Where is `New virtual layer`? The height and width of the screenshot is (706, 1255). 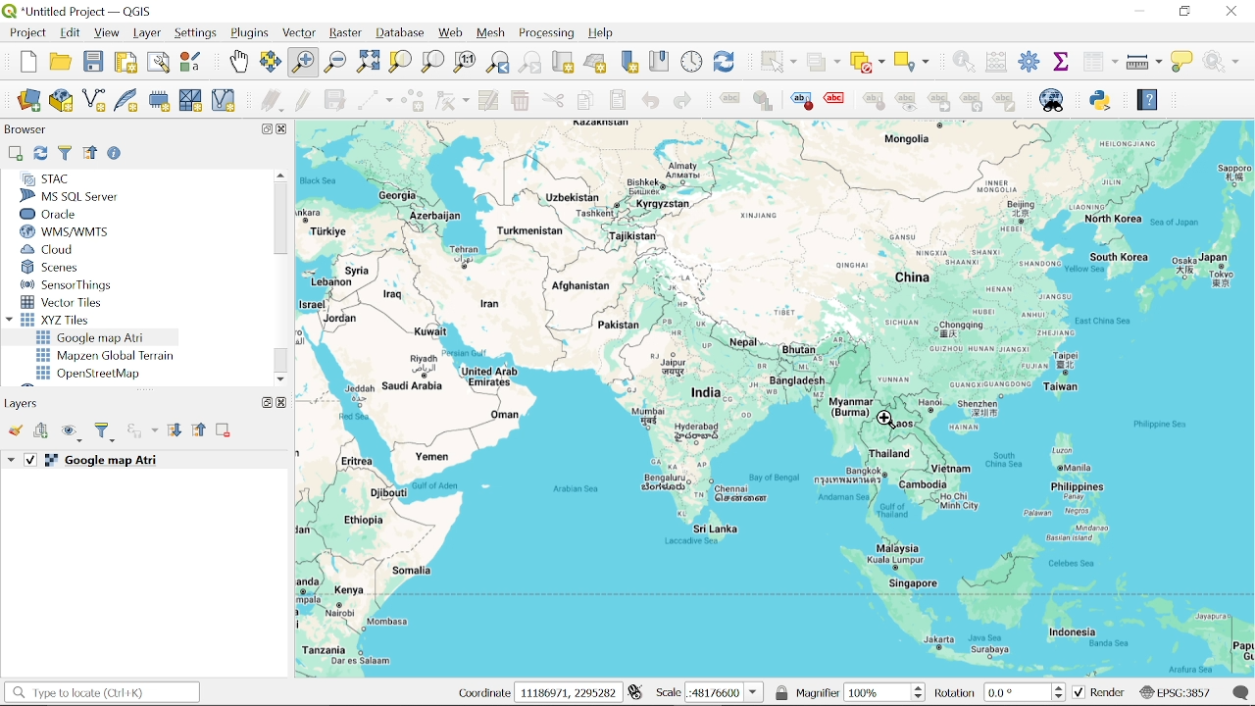
New virtual layer is located at coordinates (224, 102).